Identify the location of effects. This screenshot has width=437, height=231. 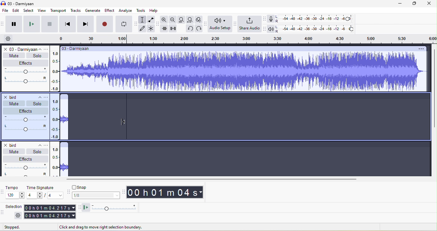
(26, 159).